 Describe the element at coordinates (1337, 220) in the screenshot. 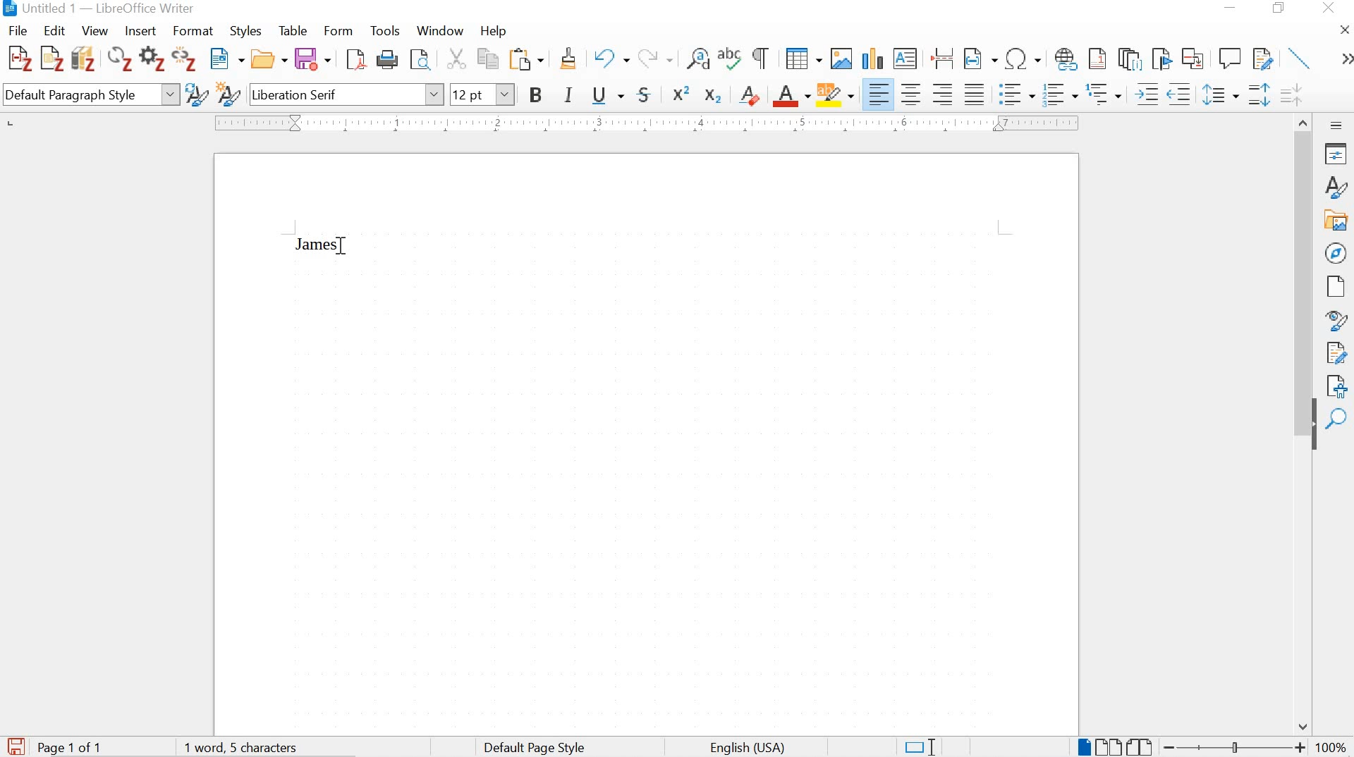

I see `gallery` at that location.